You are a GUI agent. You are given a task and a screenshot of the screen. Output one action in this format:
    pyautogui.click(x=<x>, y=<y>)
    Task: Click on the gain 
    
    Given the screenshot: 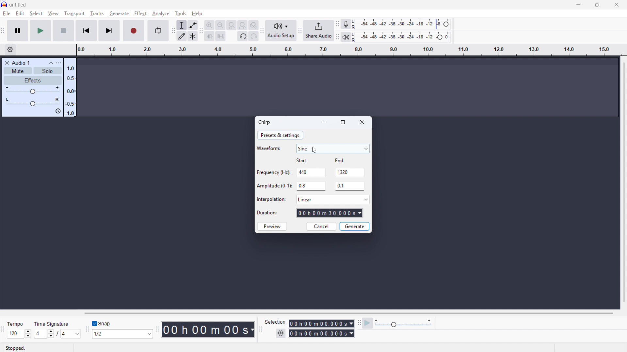 What is the action you would take?
    pyautogui.click(x=33, y=90)
    